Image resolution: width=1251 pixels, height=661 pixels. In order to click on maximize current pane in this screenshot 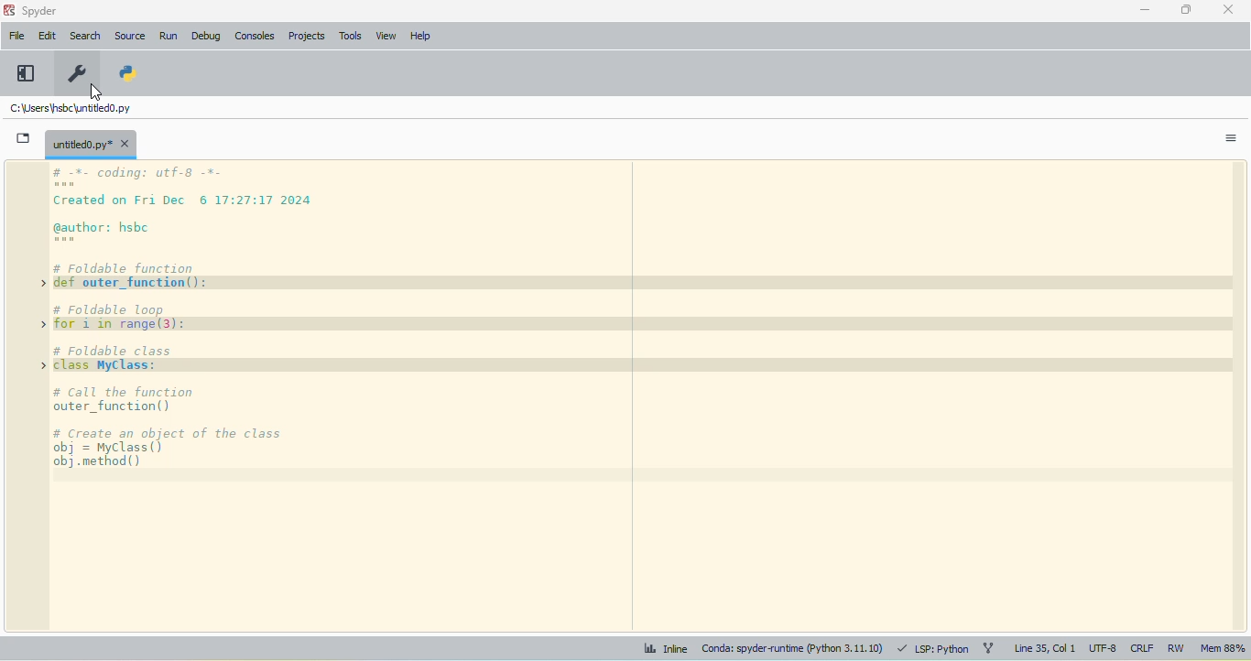, I will do `click(26, 73)`.